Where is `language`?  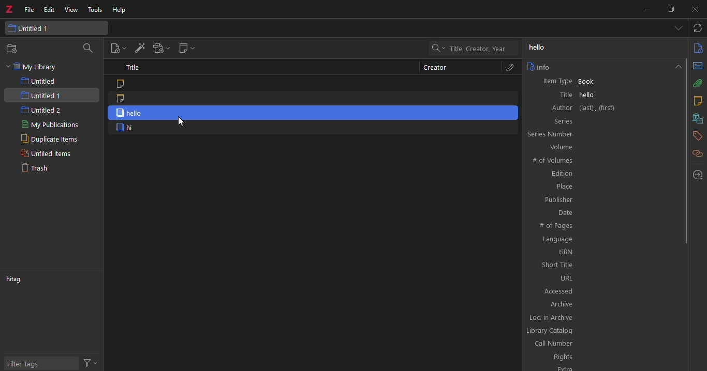
language is located at coordinates (559, 239).